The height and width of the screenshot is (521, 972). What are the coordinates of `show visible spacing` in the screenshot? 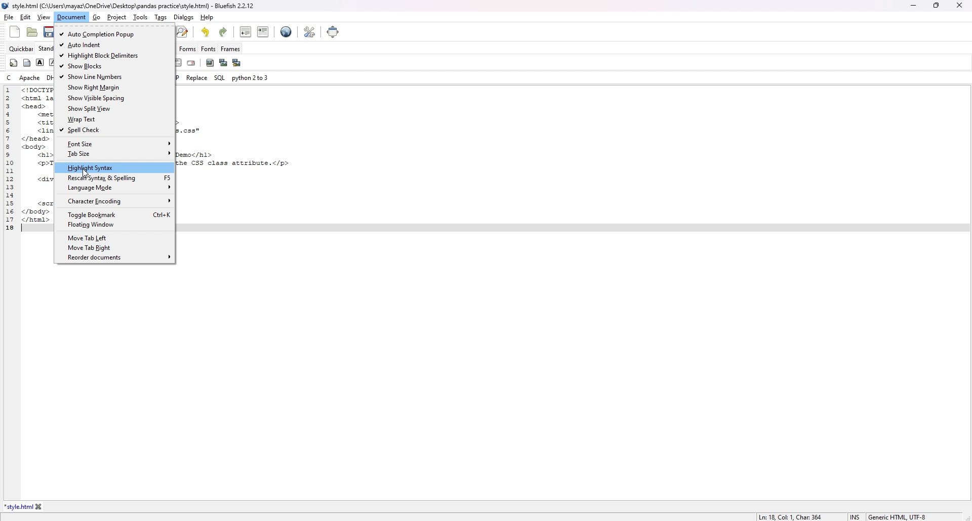 It's located at (113, 98).